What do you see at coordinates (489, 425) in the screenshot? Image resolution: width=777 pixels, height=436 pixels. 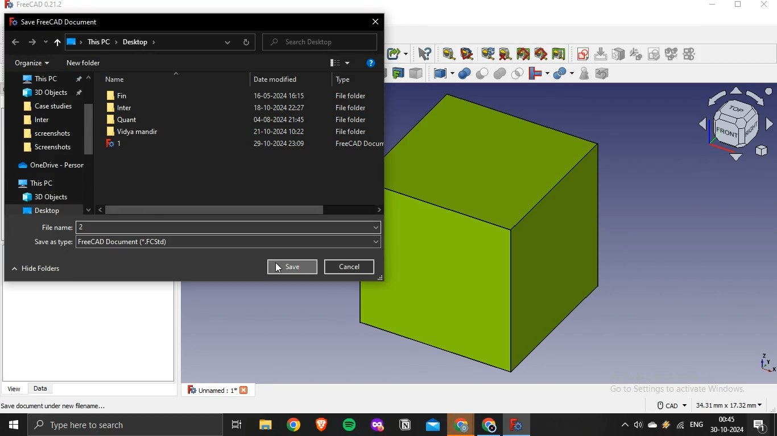 I see `google chrome` at bounding box center [489, 425].